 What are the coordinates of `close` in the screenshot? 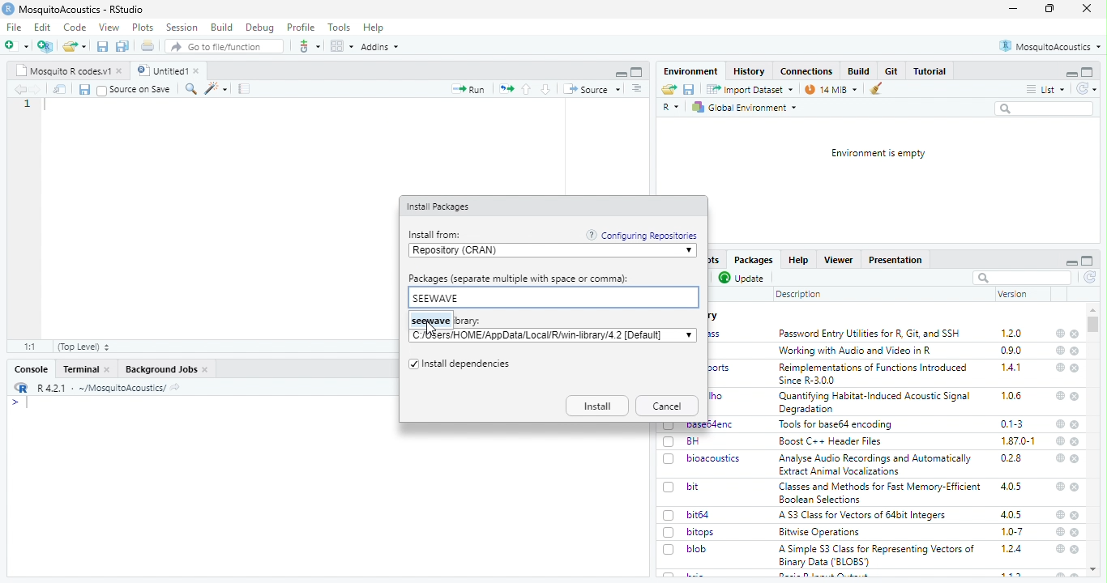 It's located at (108, 369).